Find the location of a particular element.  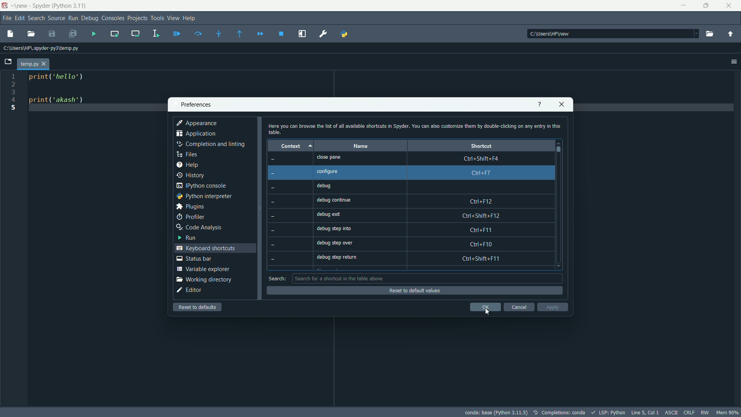

close is located at coordinates (560, 105).